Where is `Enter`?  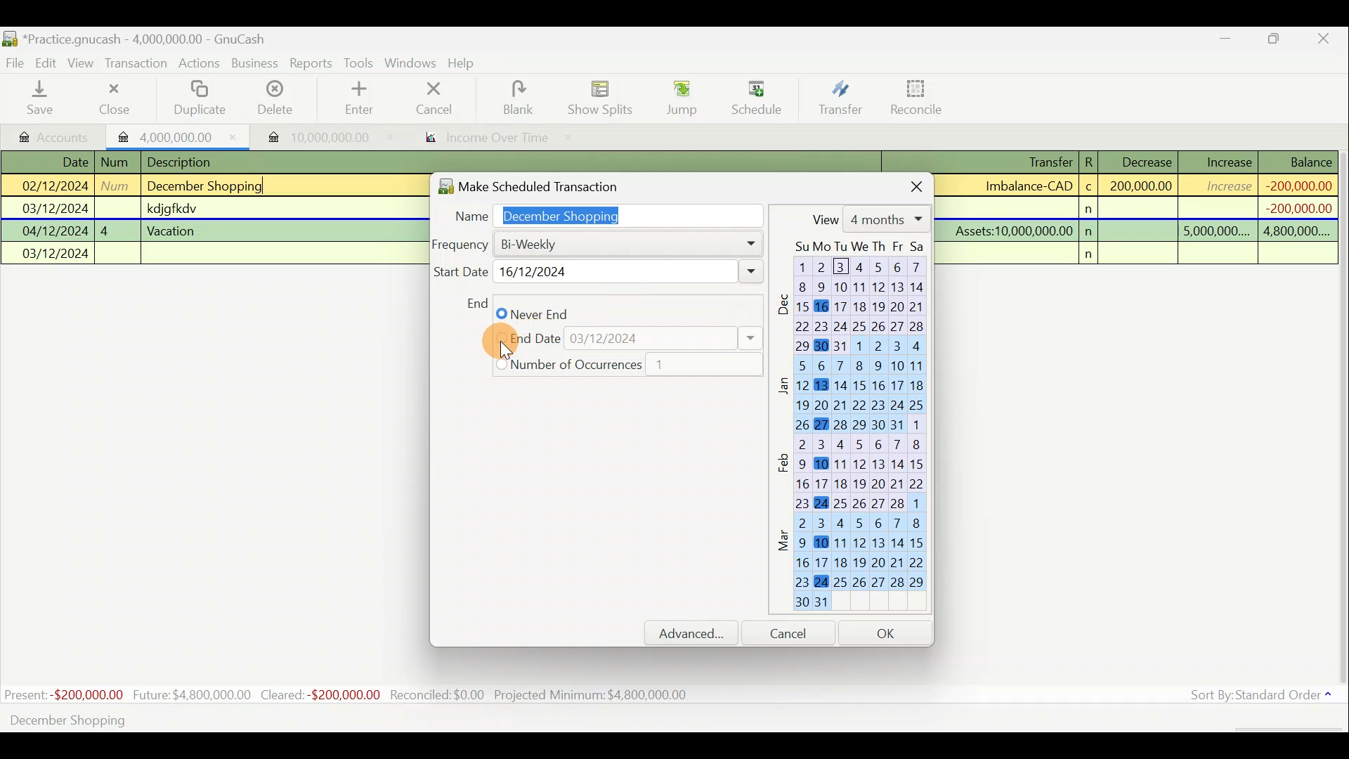 Enter is located at coordinates (358, 98).